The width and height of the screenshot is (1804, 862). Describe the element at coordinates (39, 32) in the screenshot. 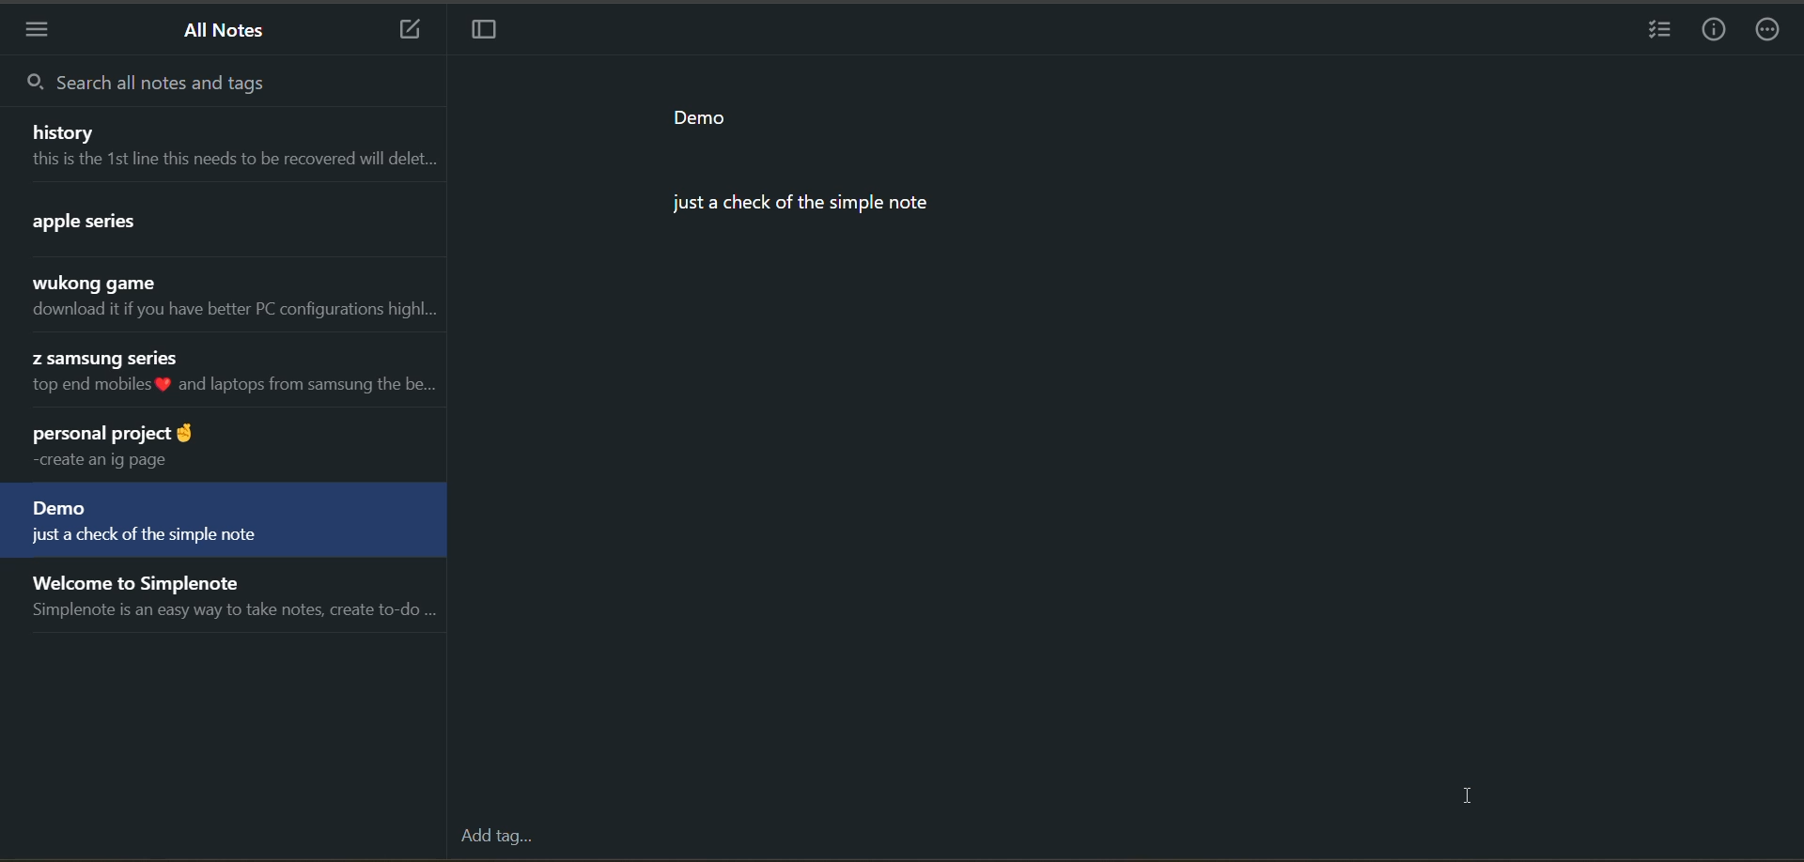

I see `menu` at that location.